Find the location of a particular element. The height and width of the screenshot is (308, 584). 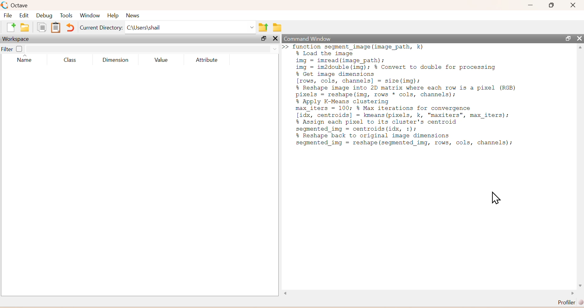

drop down is located at coordinates (274, 48).